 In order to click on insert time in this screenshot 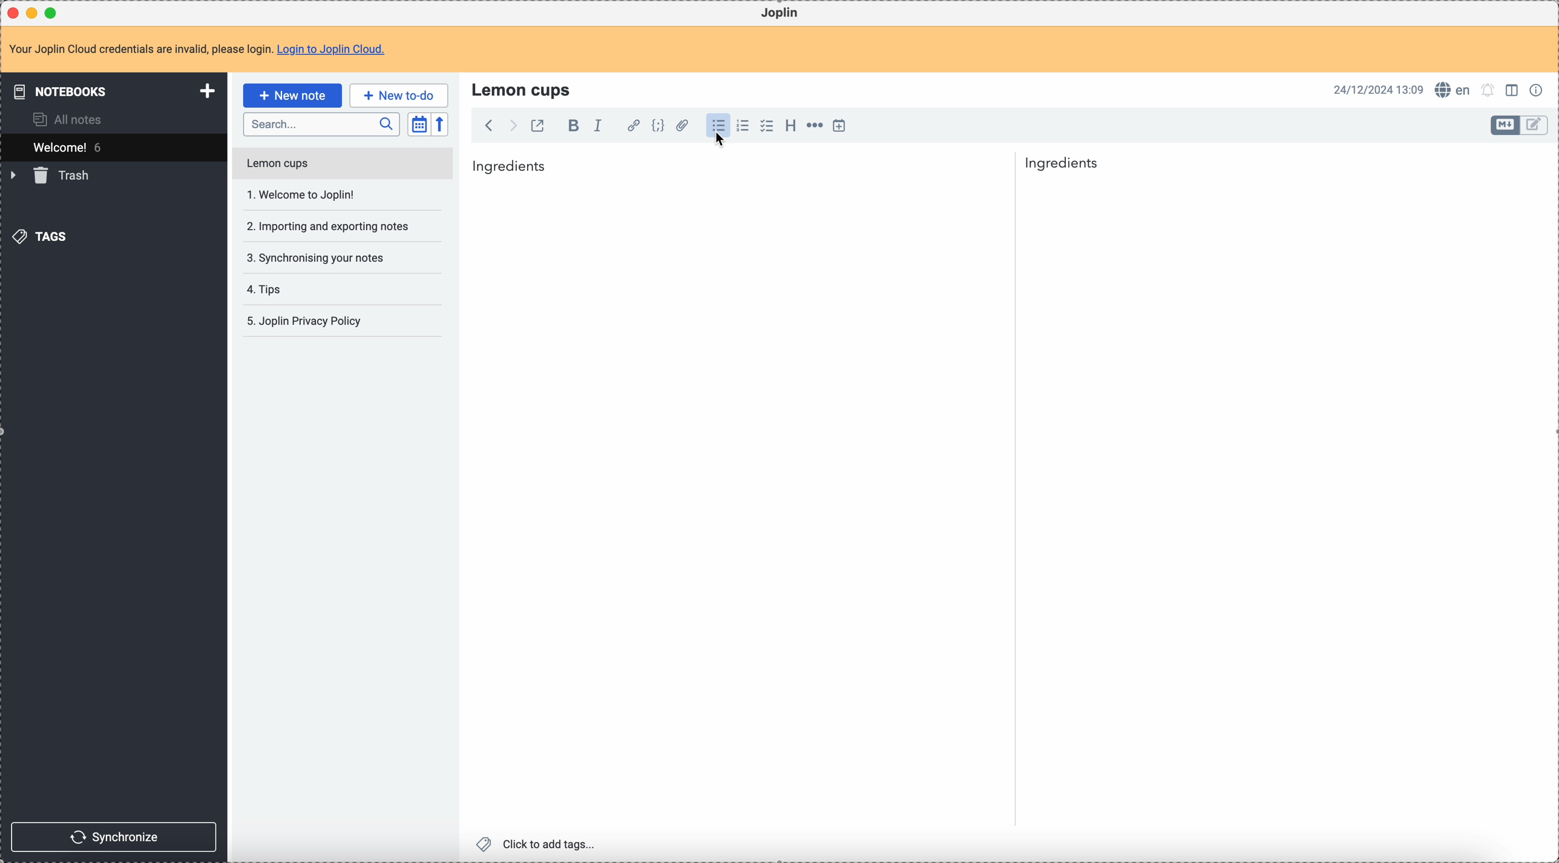, I will do `click(839, 125)`.